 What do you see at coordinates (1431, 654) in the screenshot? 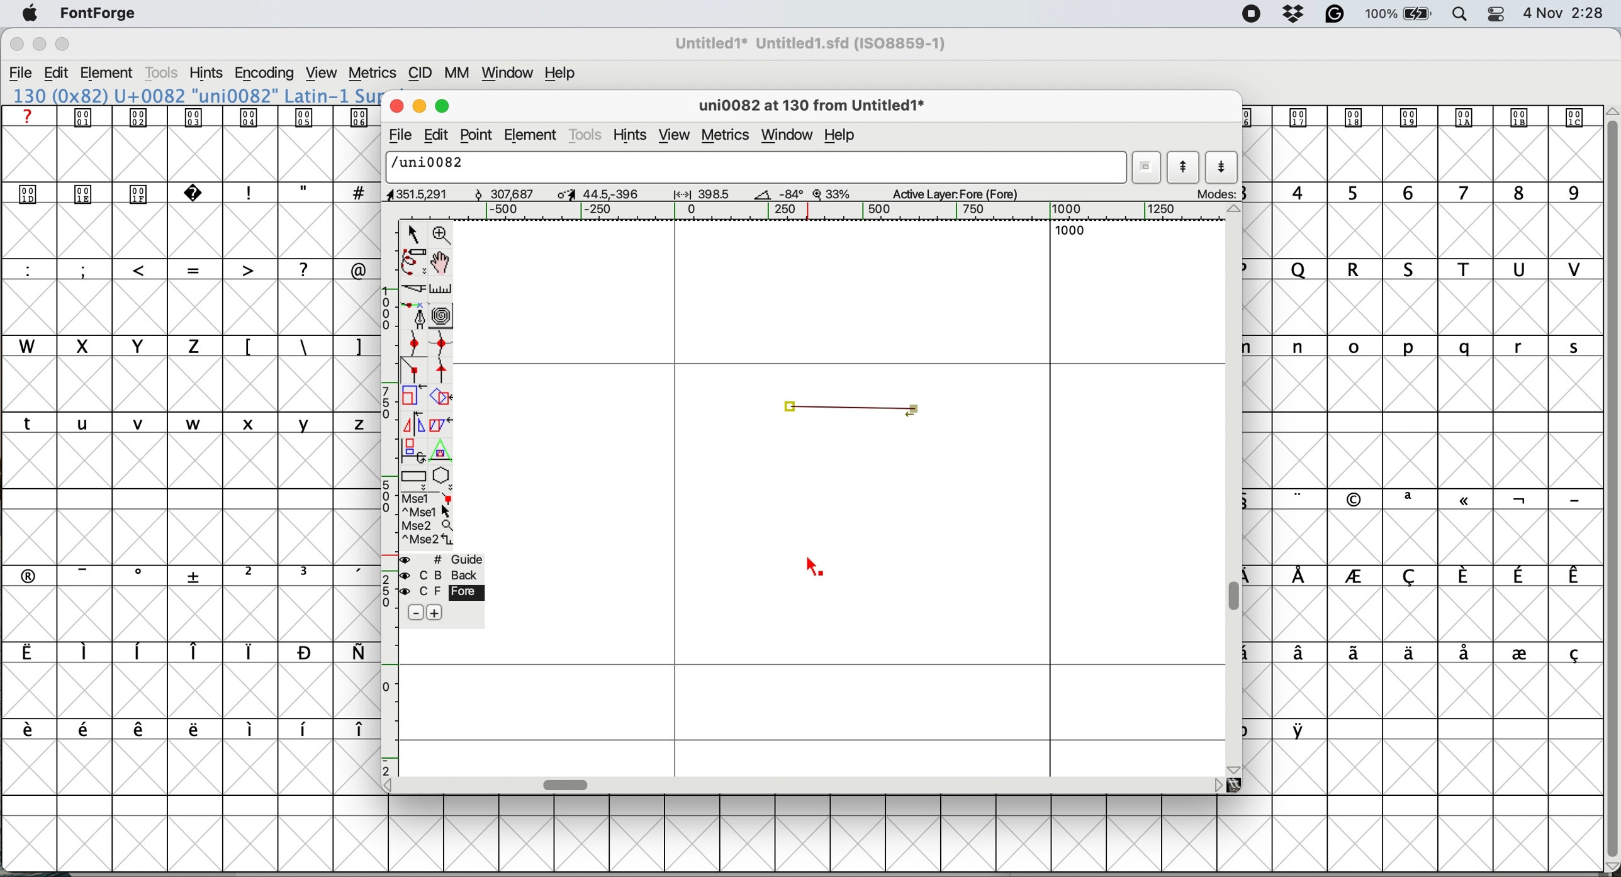
I see `symbols` at bounding box center [1431, 654].